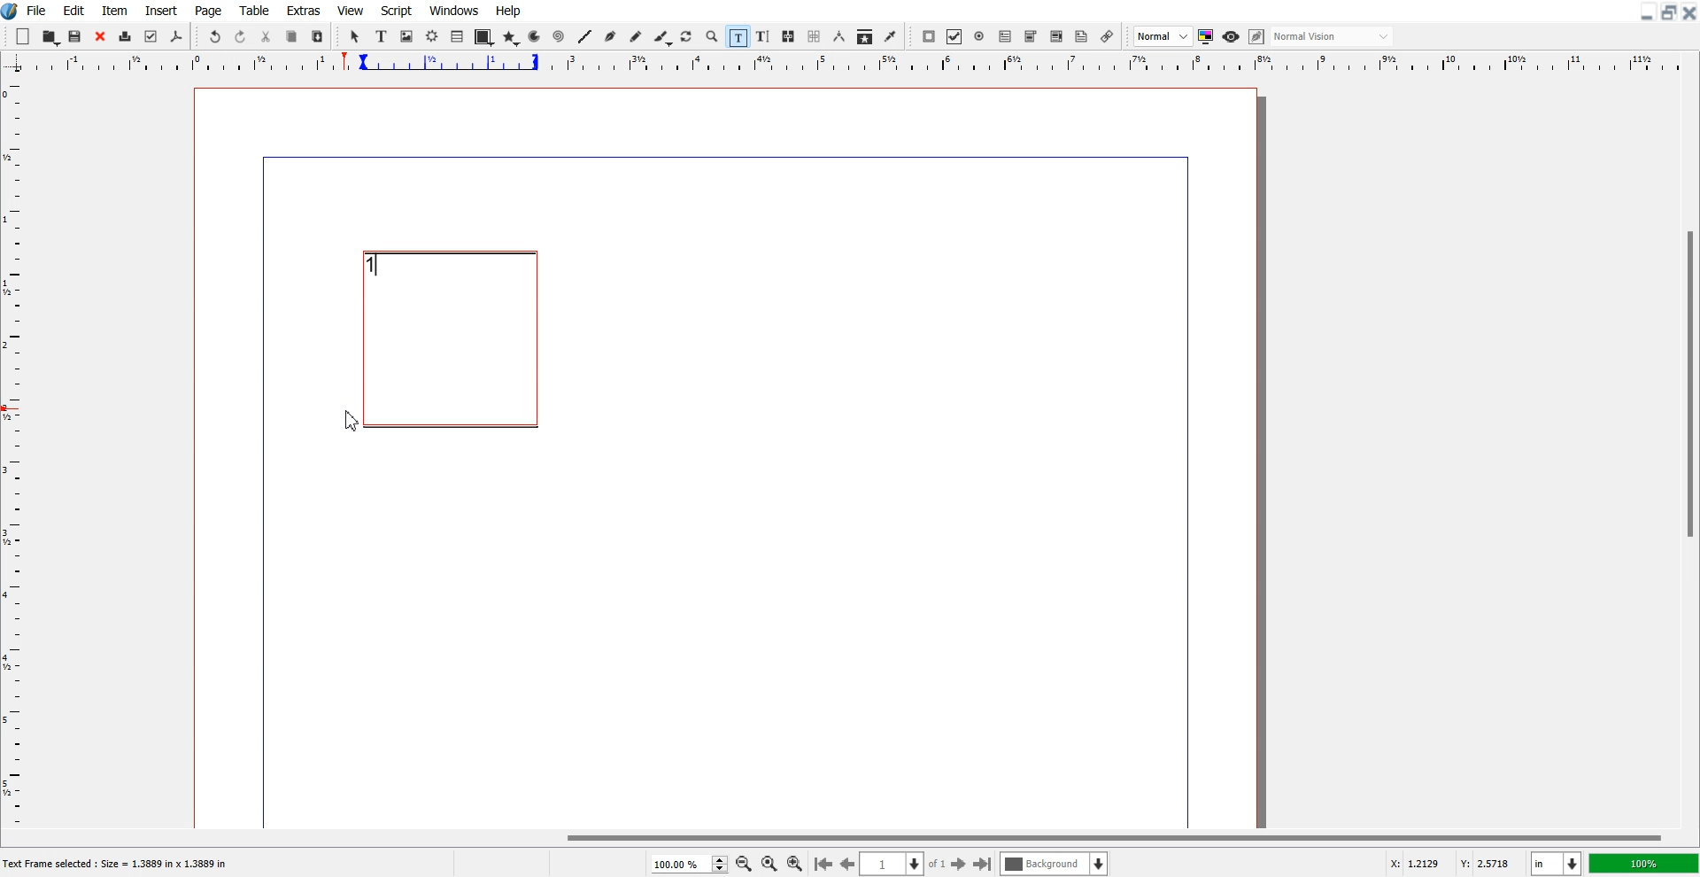 The height and width of the screenshot is (877, 1700). What do you see at coordinates (511, 37) in the screenshot?
I see `Polygon` at bounding box center [511, 37].